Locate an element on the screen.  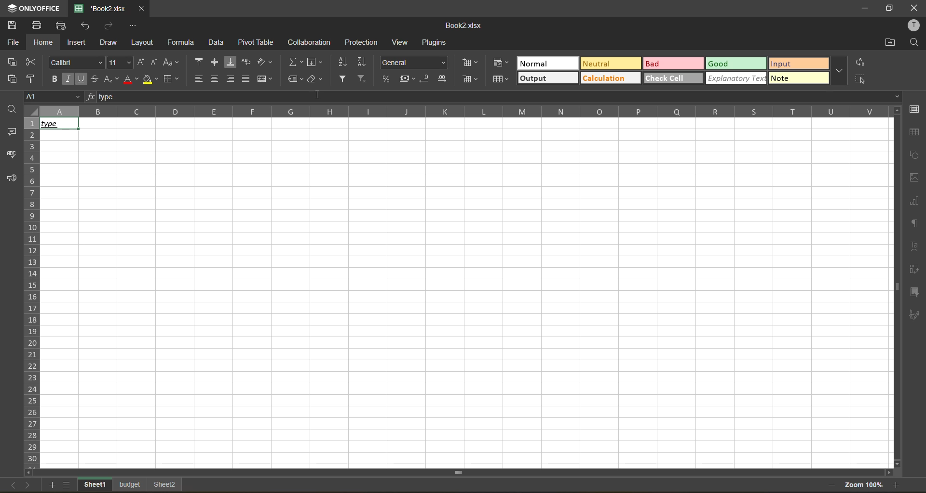
next is located at coordinates (27, 485).